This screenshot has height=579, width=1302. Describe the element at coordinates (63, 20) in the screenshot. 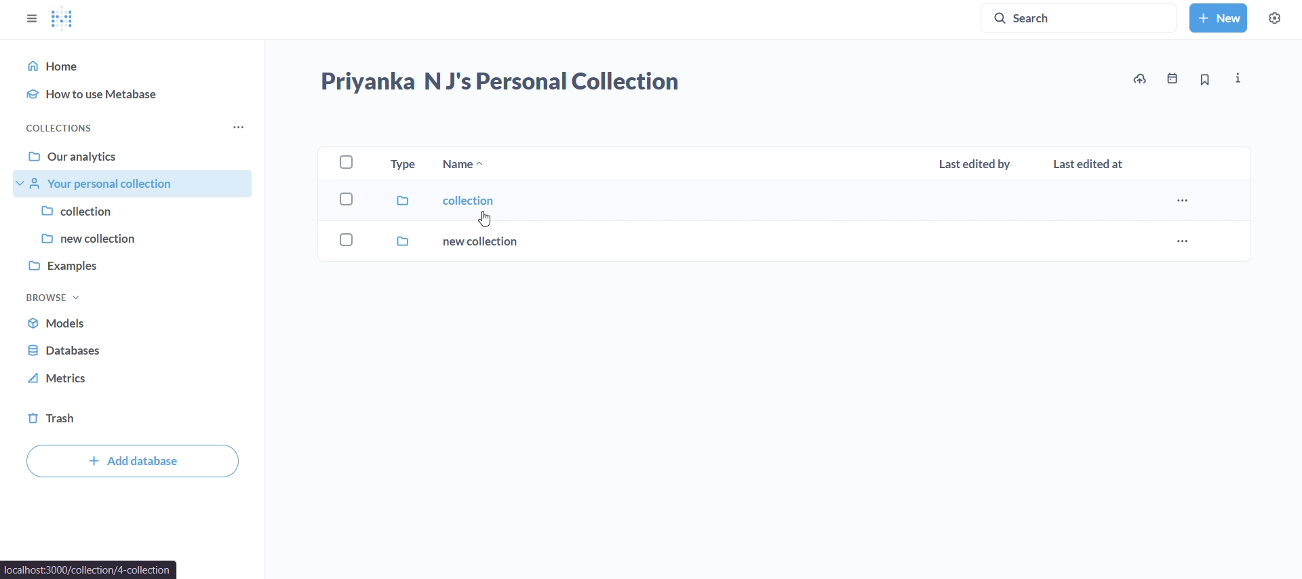

I see `logo` at that location.